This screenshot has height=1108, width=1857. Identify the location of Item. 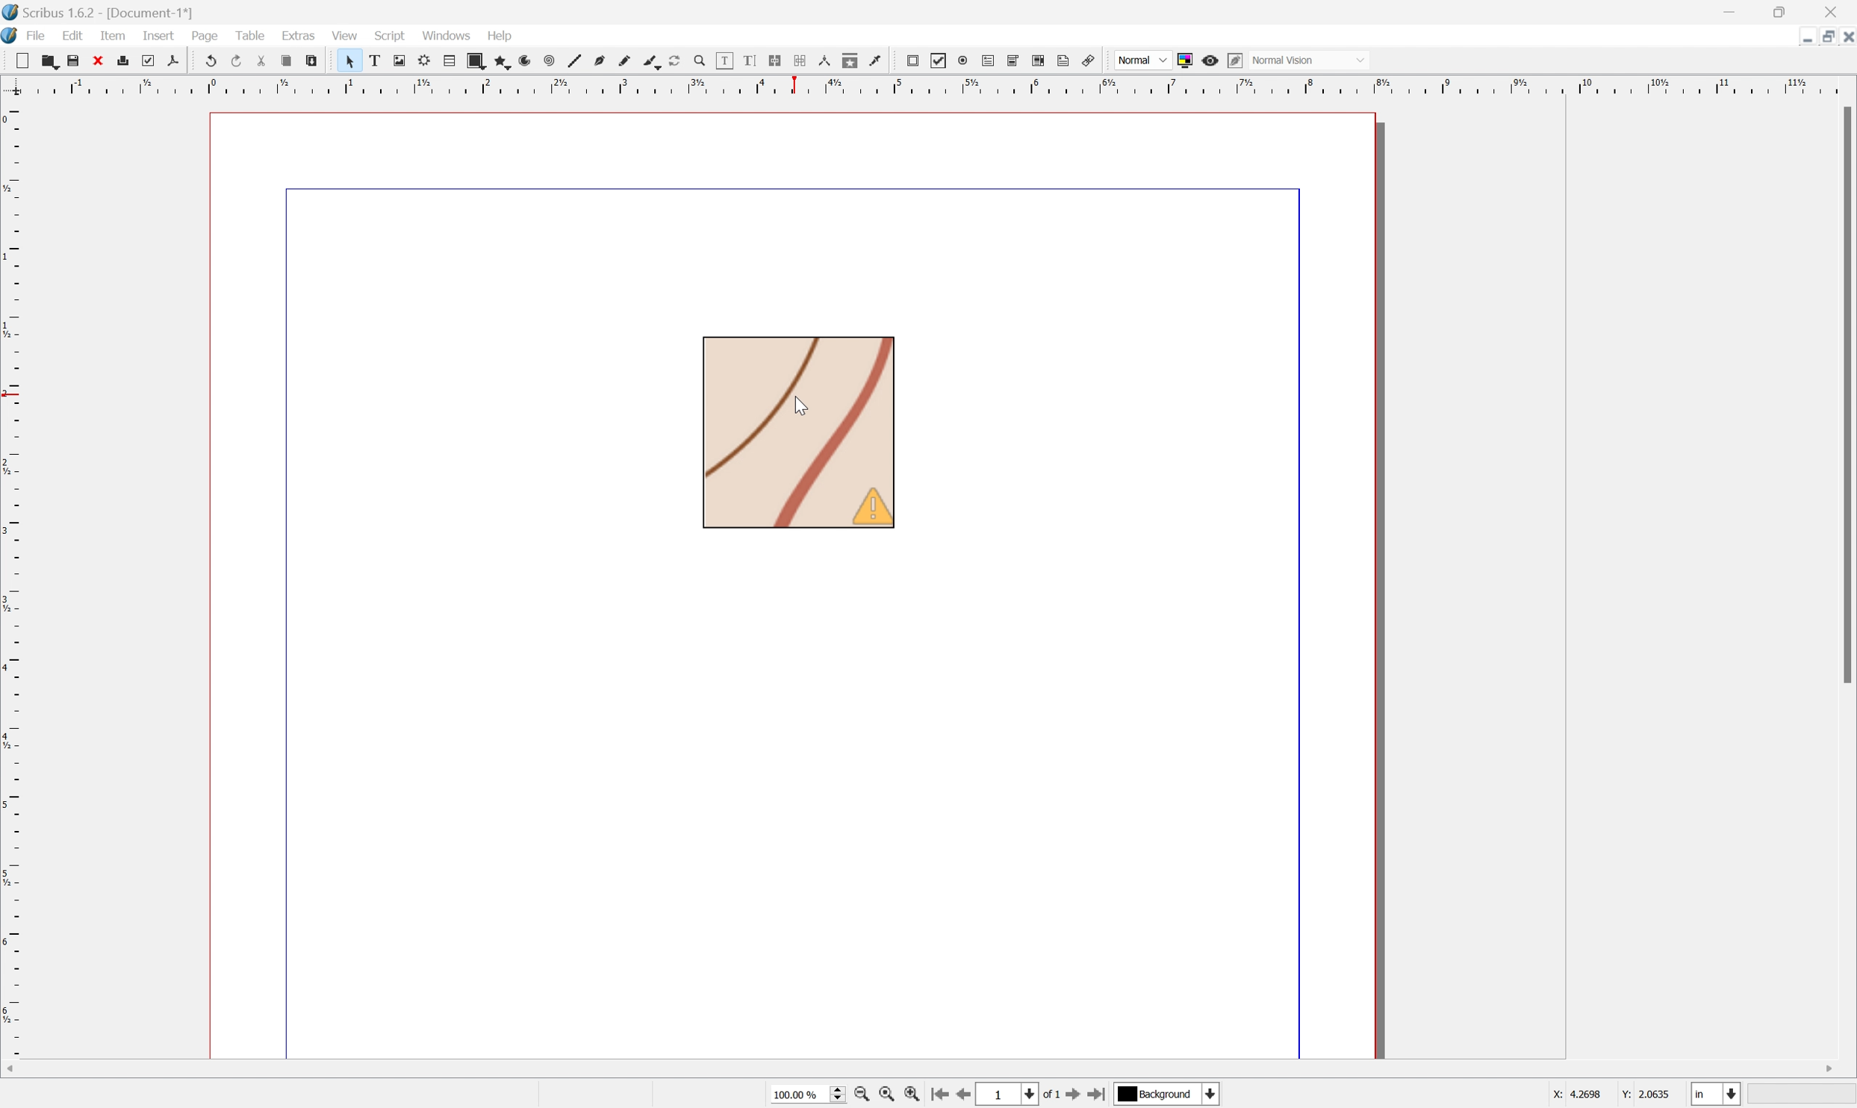
(112, 37).